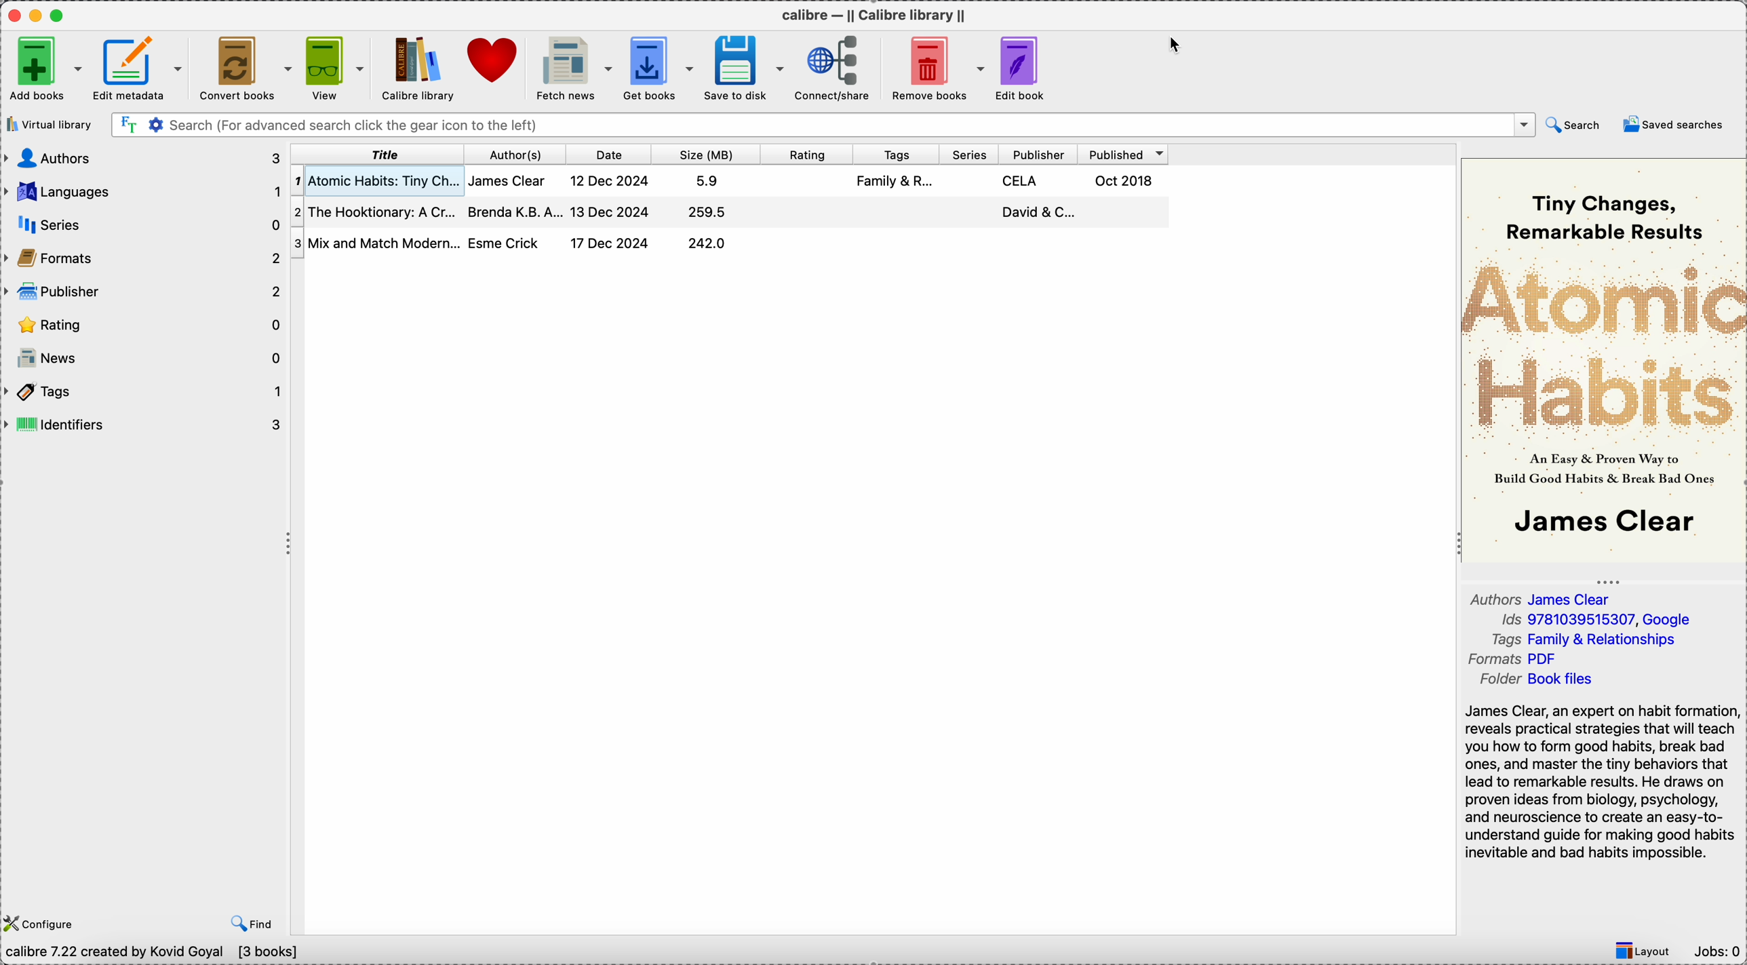 The image size is (1747, 965). Describe the element at coordinates (378, 155) in the screenshot. I see `title` at that location.